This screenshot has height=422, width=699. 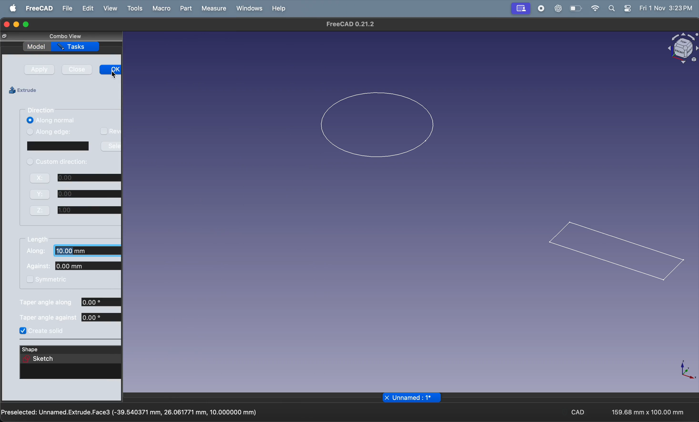 I want to click on Sele, so click(x=111, y=146).